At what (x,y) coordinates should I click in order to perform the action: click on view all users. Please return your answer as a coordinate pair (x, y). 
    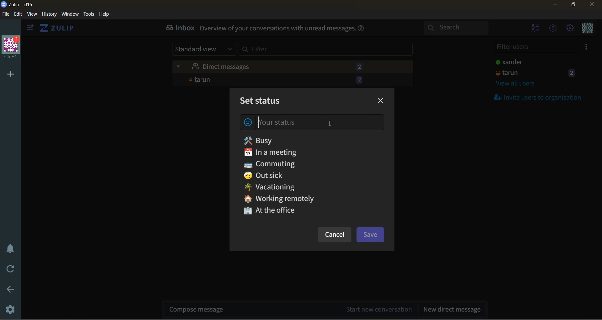
    Looking at the image, I should click on (521, 85).